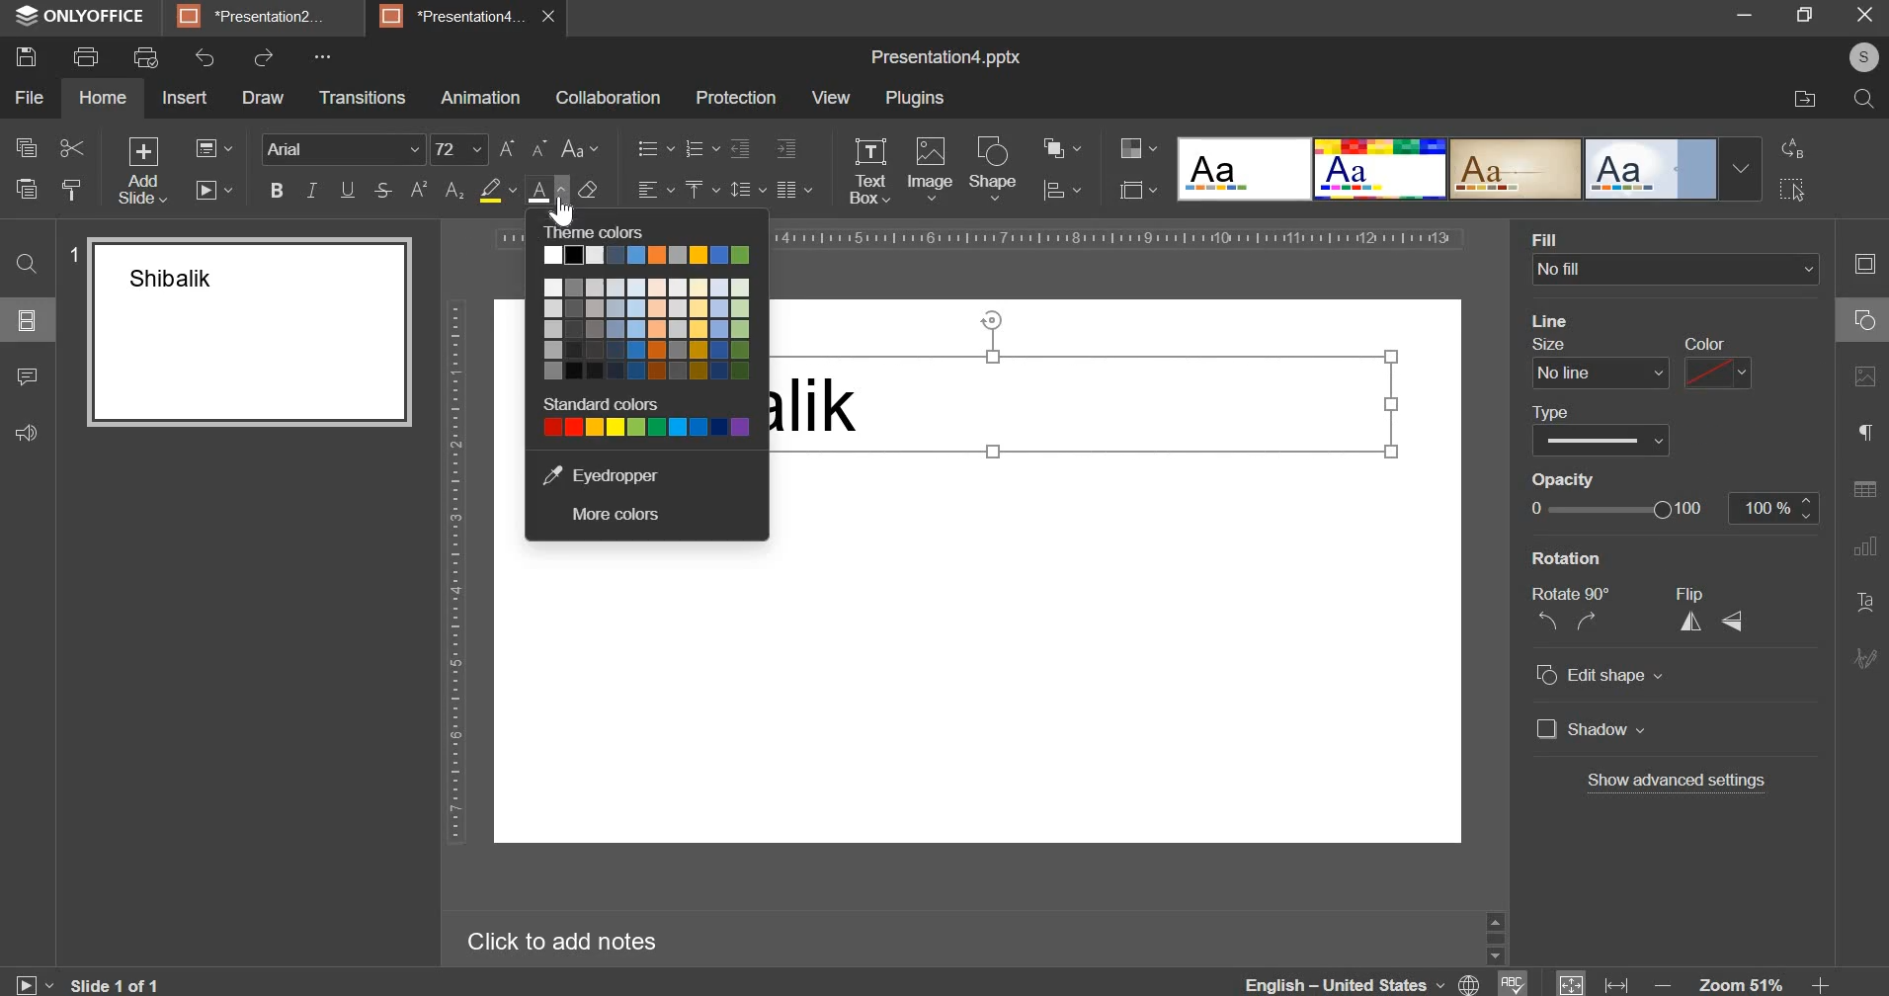 This screenshot has width=1889, height=996. Describe the element at coordinates (829, 97) in the screenshot. I see `view` at that location.